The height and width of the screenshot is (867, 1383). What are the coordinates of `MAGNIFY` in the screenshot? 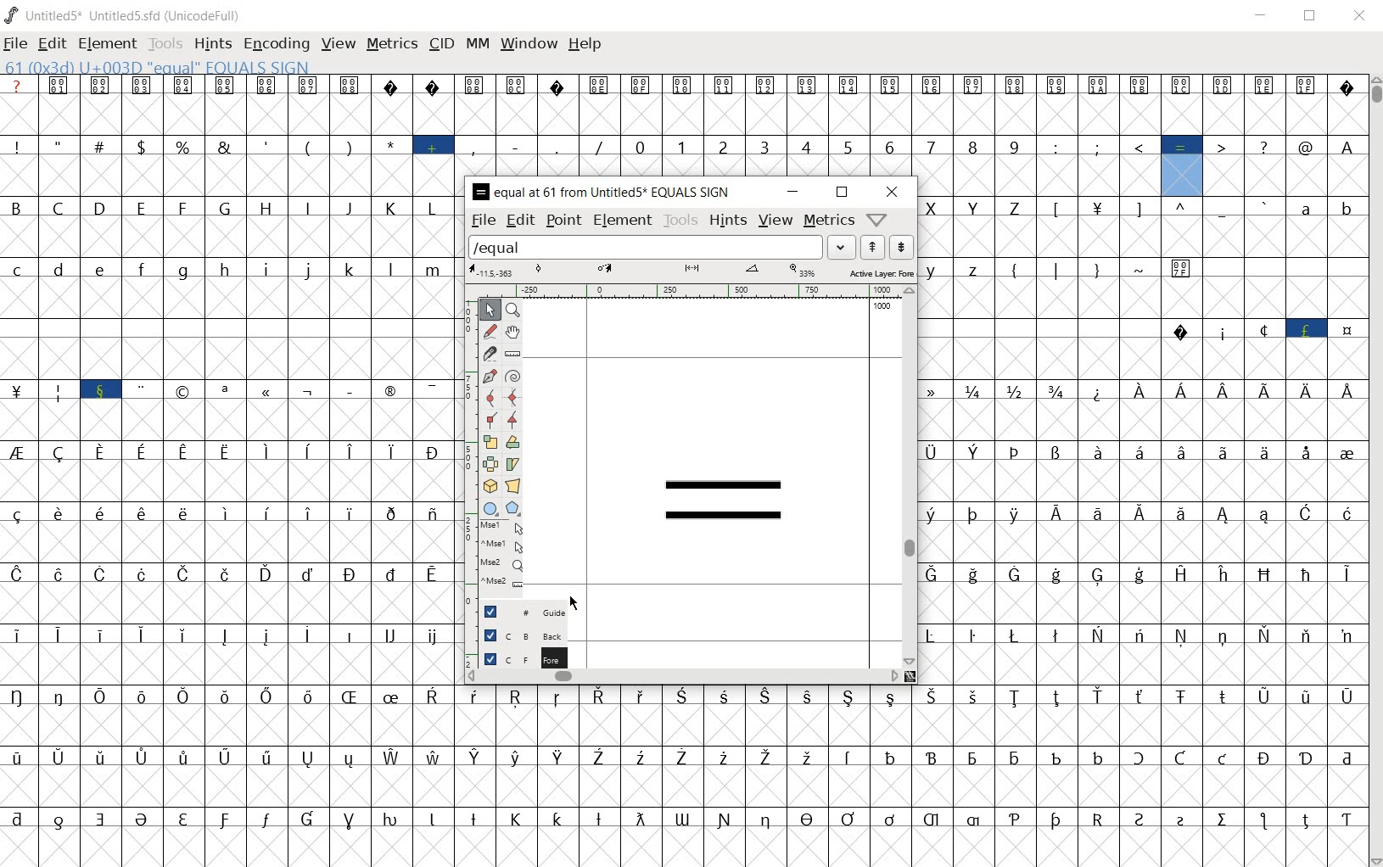 It's located at (512, 309).